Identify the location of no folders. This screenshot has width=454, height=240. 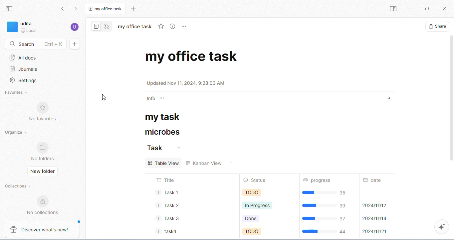
(44, 151).